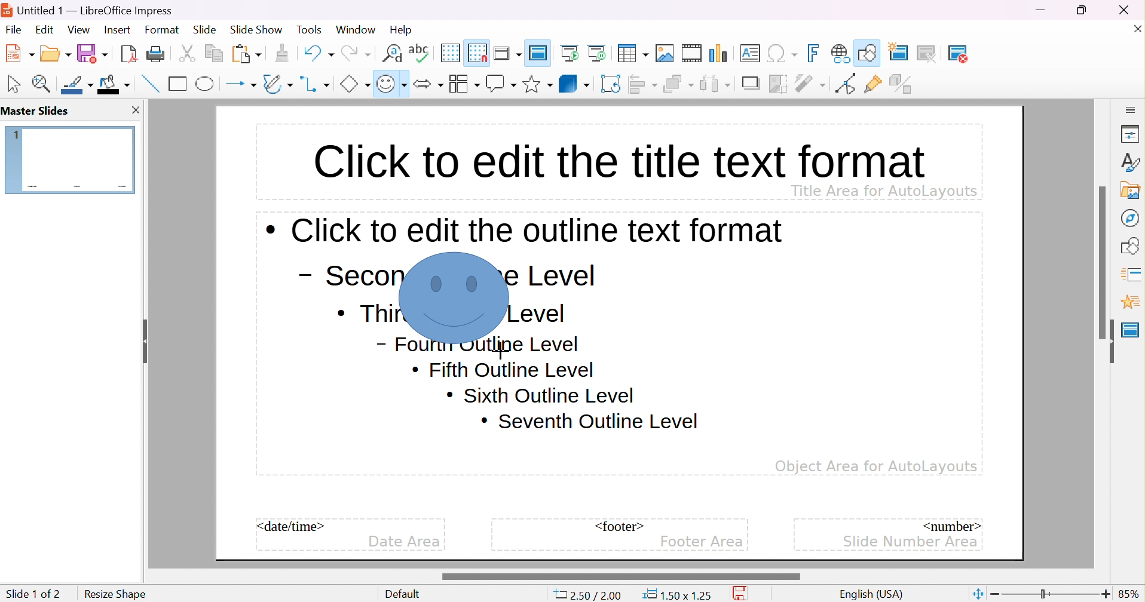  I want to click on close, so click(134, 110).